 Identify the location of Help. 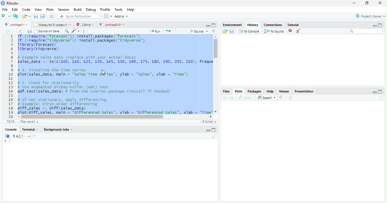
(130, 9).